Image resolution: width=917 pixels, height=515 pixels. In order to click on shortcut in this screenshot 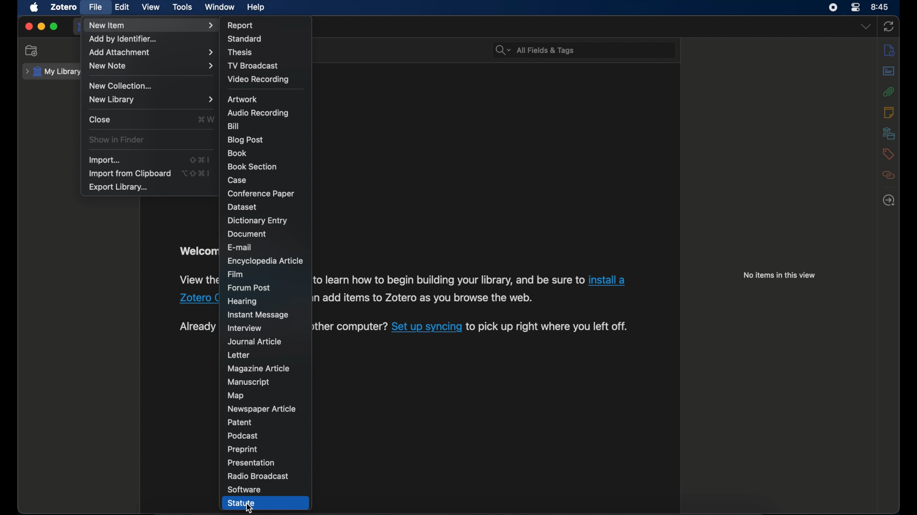, I will do `click(195, 174)`.